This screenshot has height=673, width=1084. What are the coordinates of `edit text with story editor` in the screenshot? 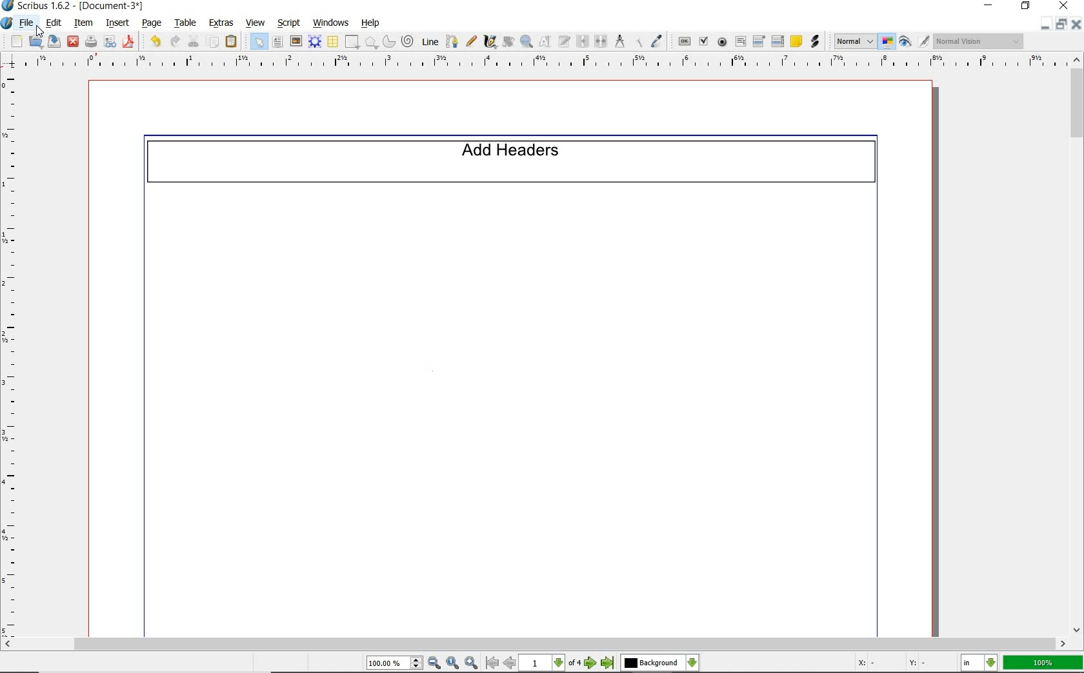 It's located at (563, 41).